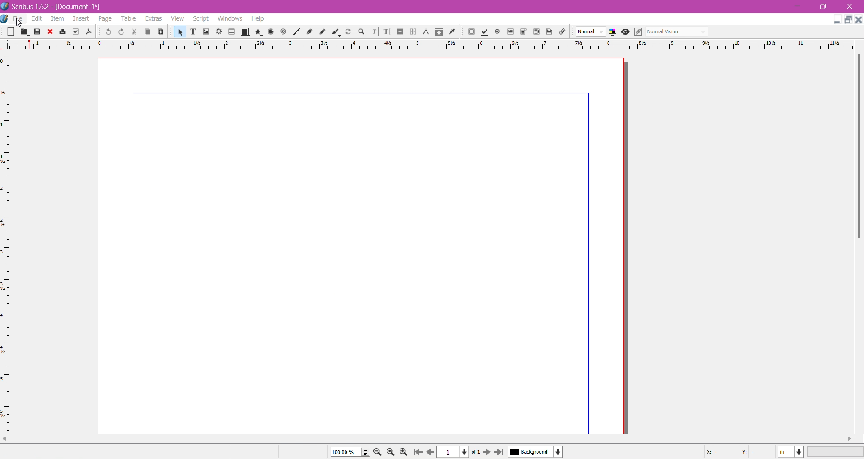 This screenshot has height=459, width=864. What do you see at coordinates (487, 453) in the screenshot?
I see `go to next page` at bounding box center [487, 453].